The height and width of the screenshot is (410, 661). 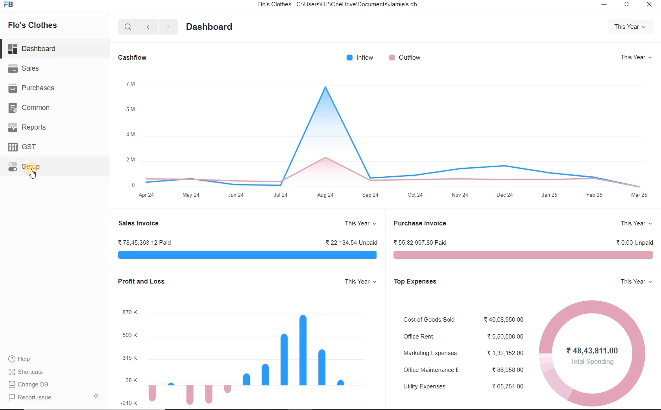 I want to click on This Year v, so click(x=636, y=57).